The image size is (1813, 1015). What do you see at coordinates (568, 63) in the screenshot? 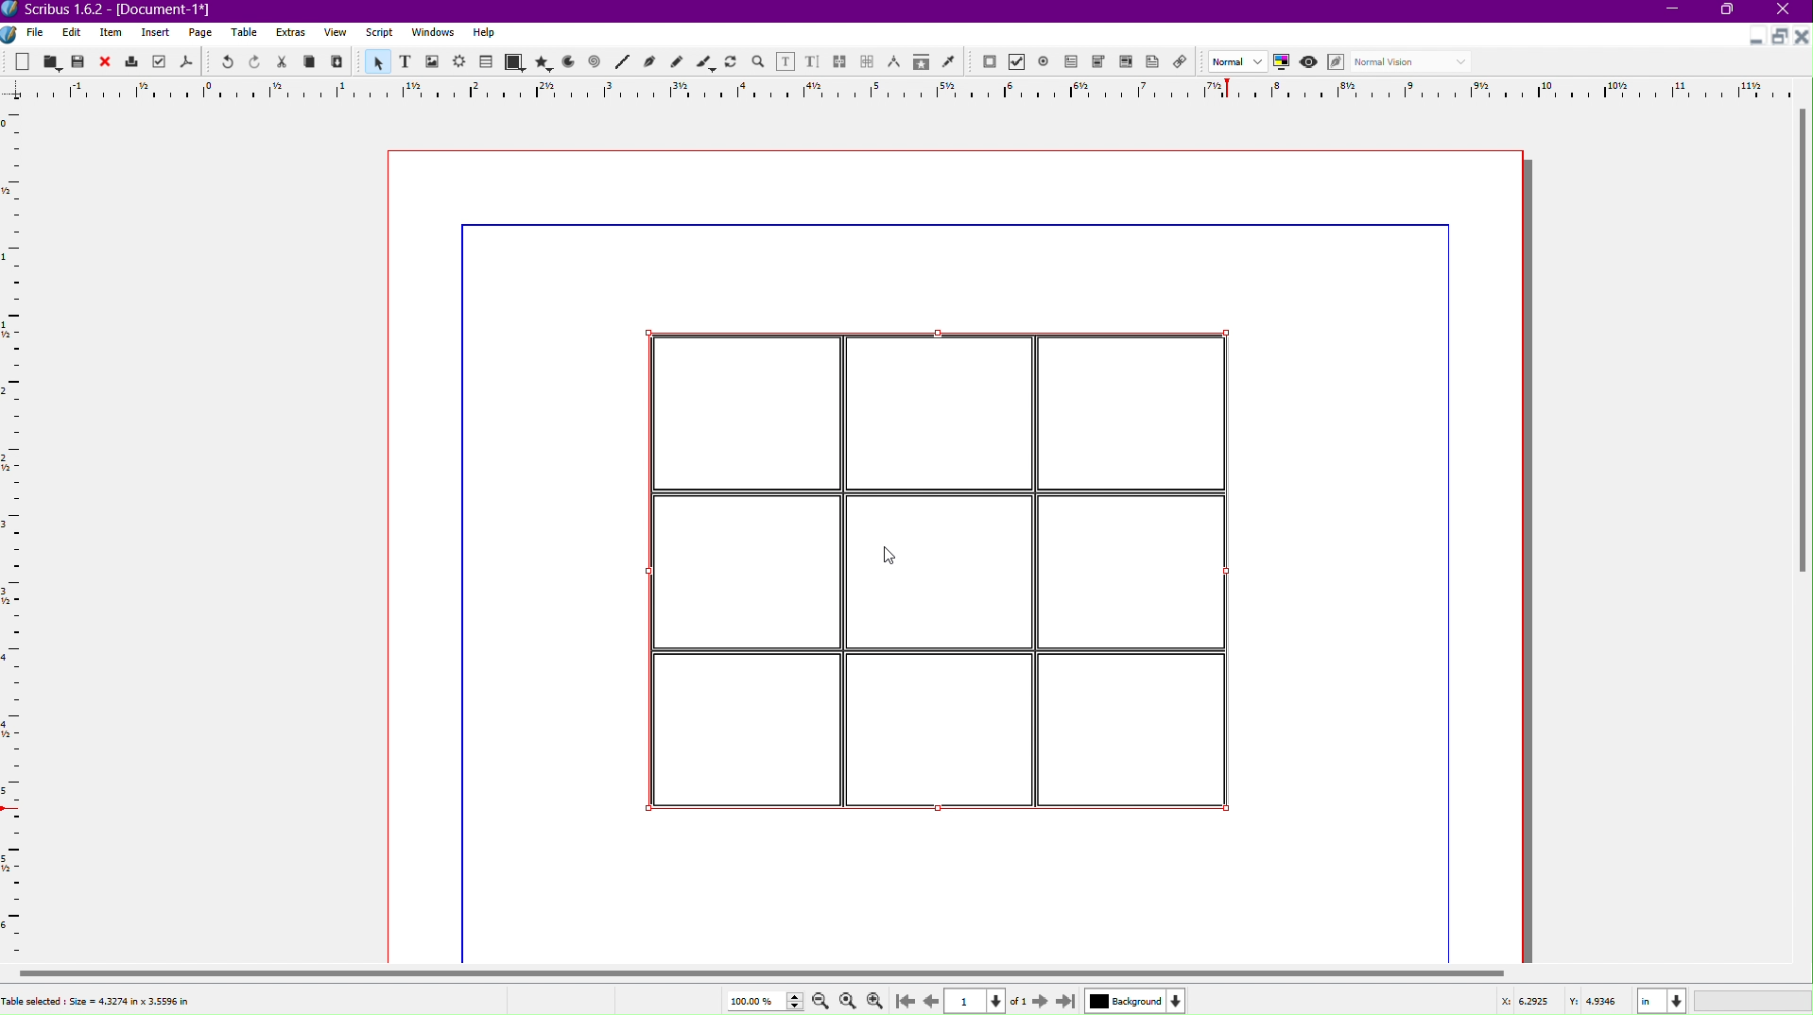
I see `Arc` at bounding box center [568, 63].